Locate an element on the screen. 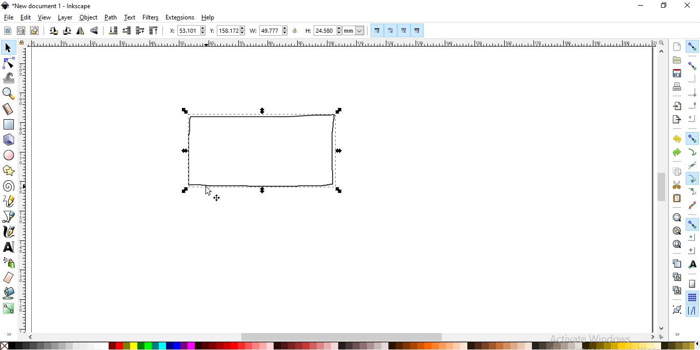 This screenshot has height=350, width=700. width of selection is located at coordinates (270, 30).